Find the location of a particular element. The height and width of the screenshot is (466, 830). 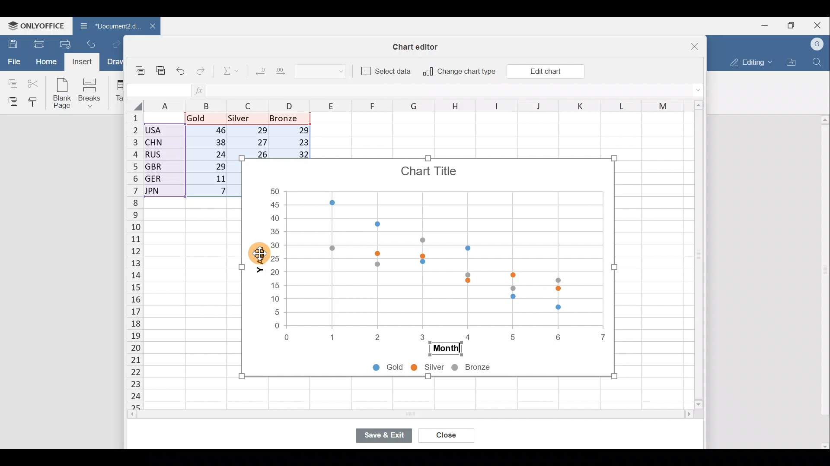

ONLYOFFICE Menu is located at coordinates (36, 25).